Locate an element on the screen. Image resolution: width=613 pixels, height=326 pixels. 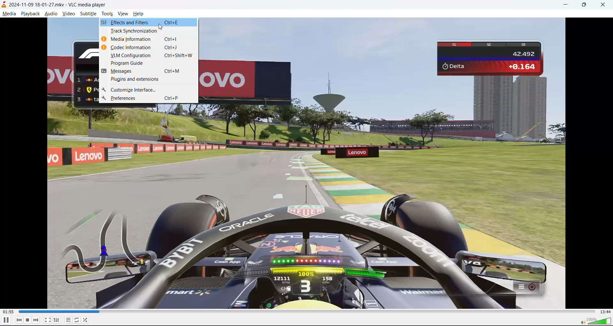
tools is located at coordinates (108, 15).